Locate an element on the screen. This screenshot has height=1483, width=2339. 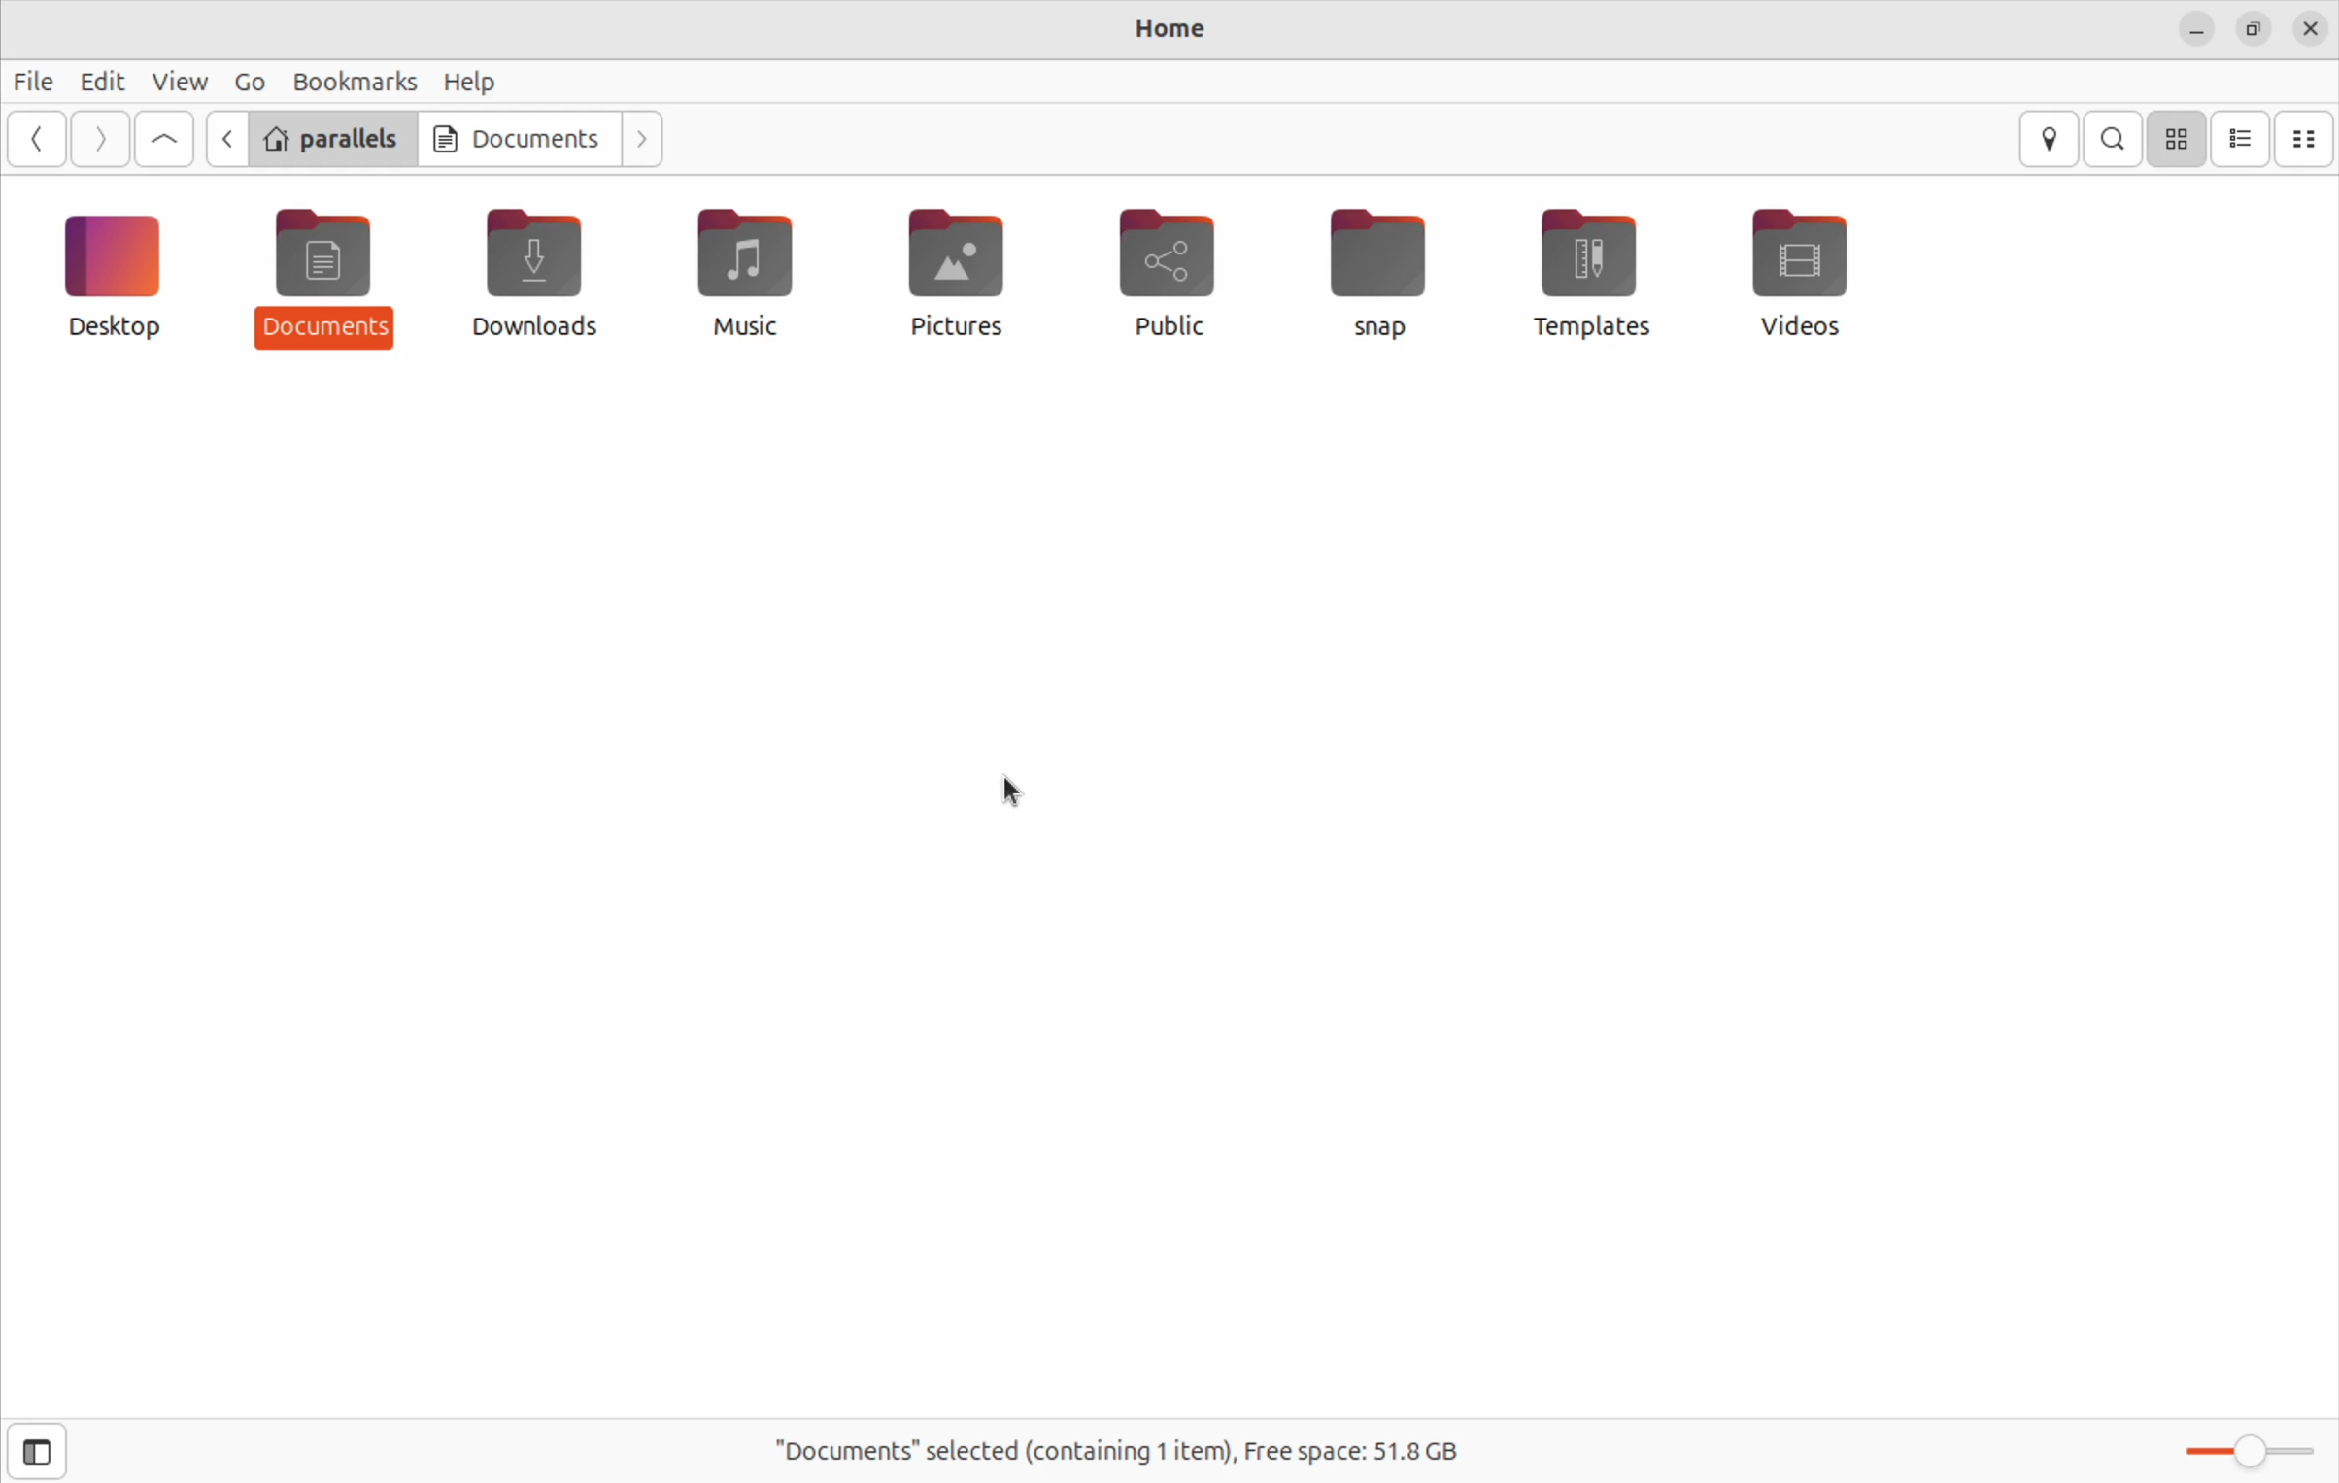
icon view is located at coordinates (2177, 137).